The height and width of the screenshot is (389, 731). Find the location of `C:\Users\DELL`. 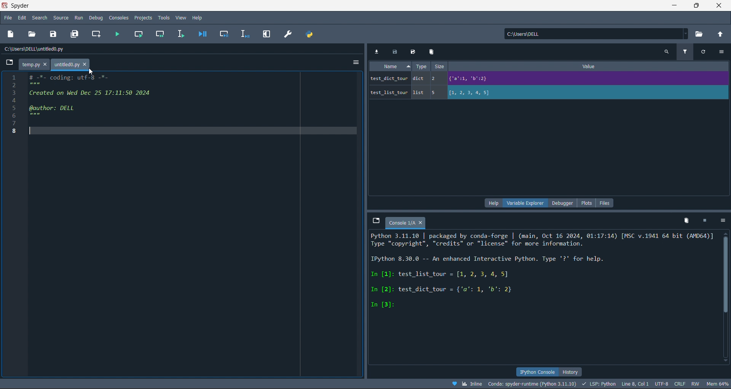

C:\Users\DELL is located at coordinates (527, 35).